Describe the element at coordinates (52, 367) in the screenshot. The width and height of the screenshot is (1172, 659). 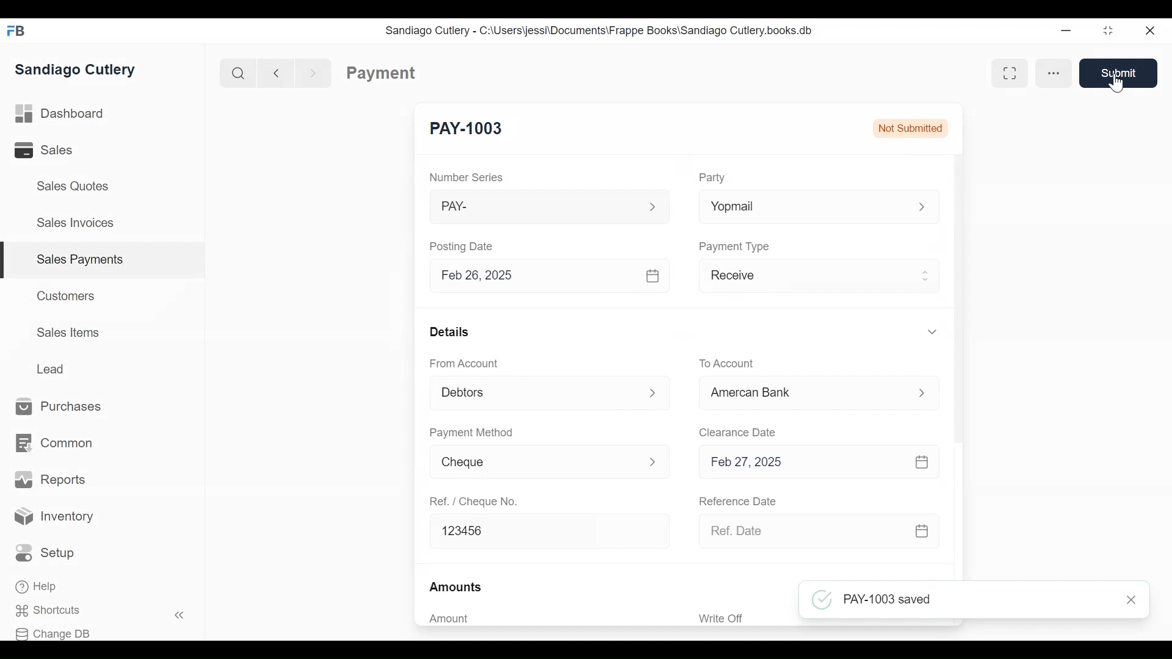
I see `Lead` at that location.